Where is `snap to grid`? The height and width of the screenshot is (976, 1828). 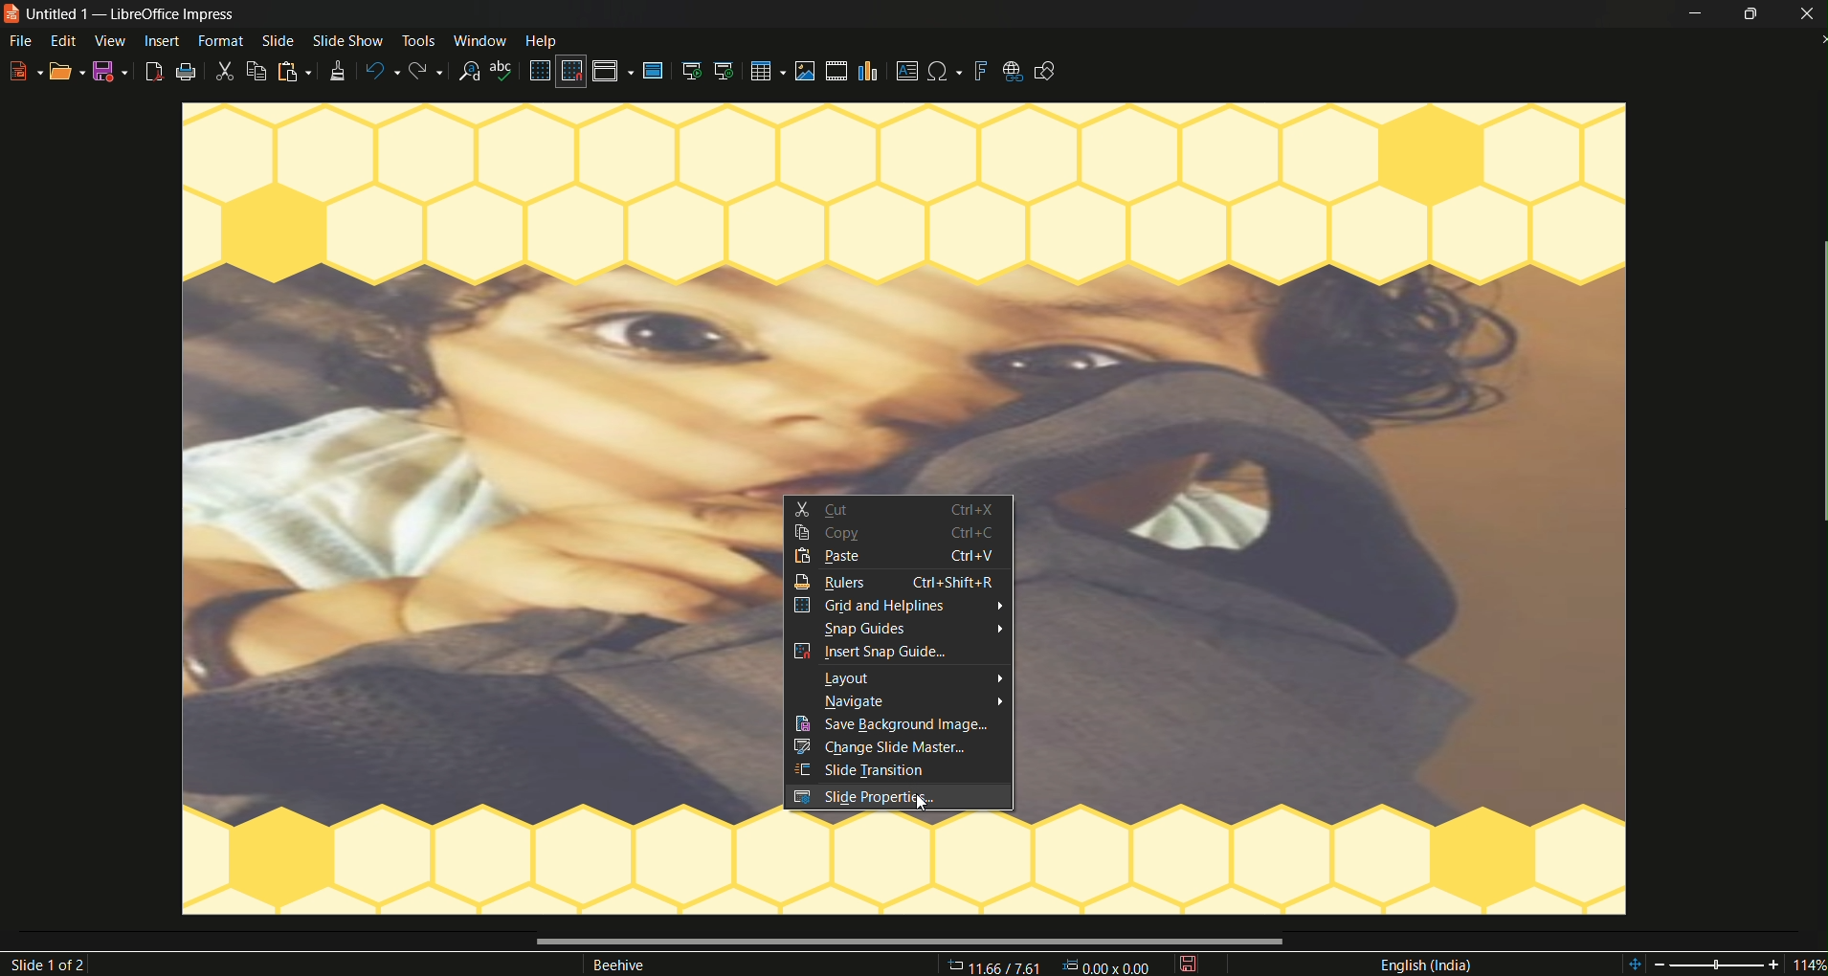 snap to grid is located at coordinates (569, 73).